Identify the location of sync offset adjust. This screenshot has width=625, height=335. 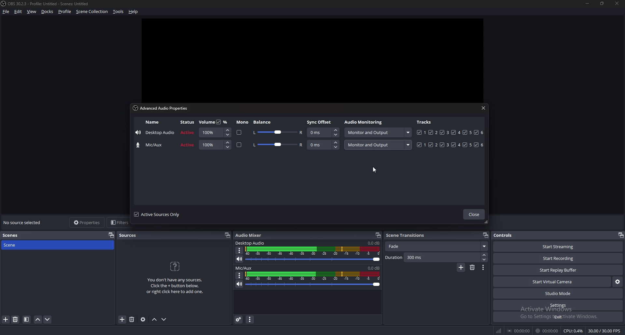
(323, 132).